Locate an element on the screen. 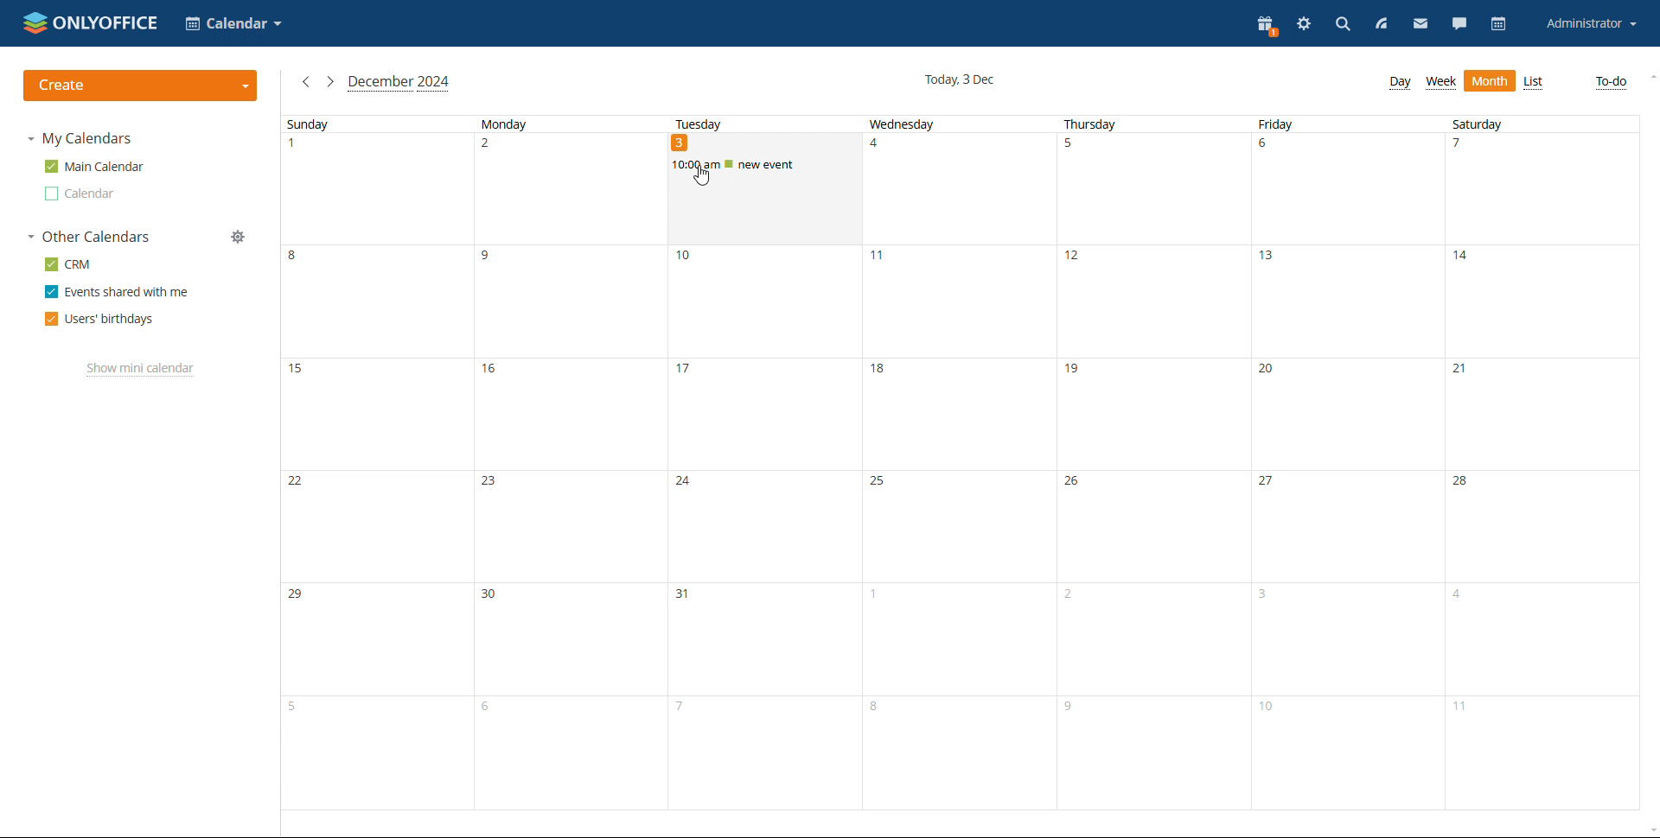 This screenshot has width=1660, height=838. 4 is located at coordinates (1546, 638).